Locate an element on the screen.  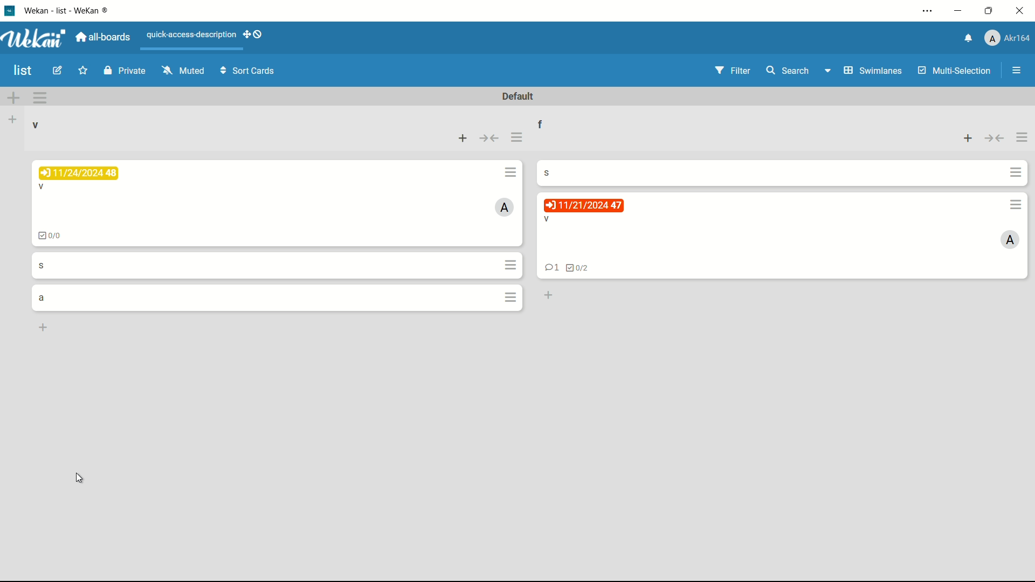
multi-selection is located at coordinates (953, 70).